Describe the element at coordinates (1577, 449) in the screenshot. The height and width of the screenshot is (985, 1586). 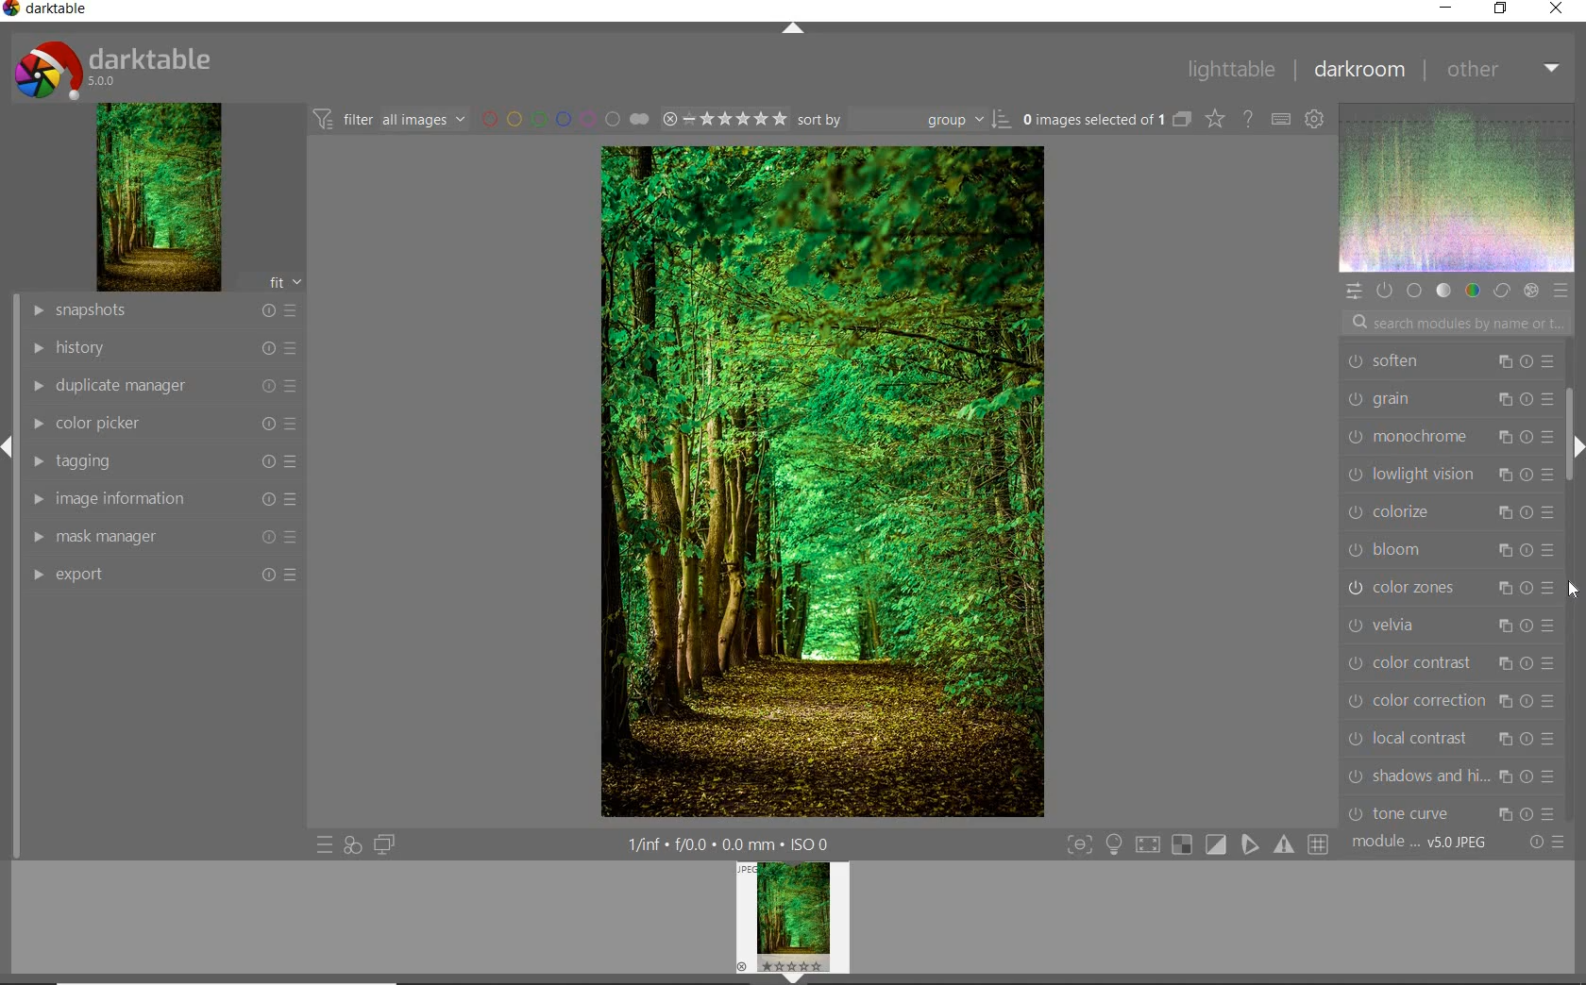
I see `EXPAND/COLLAPSE` at that location.